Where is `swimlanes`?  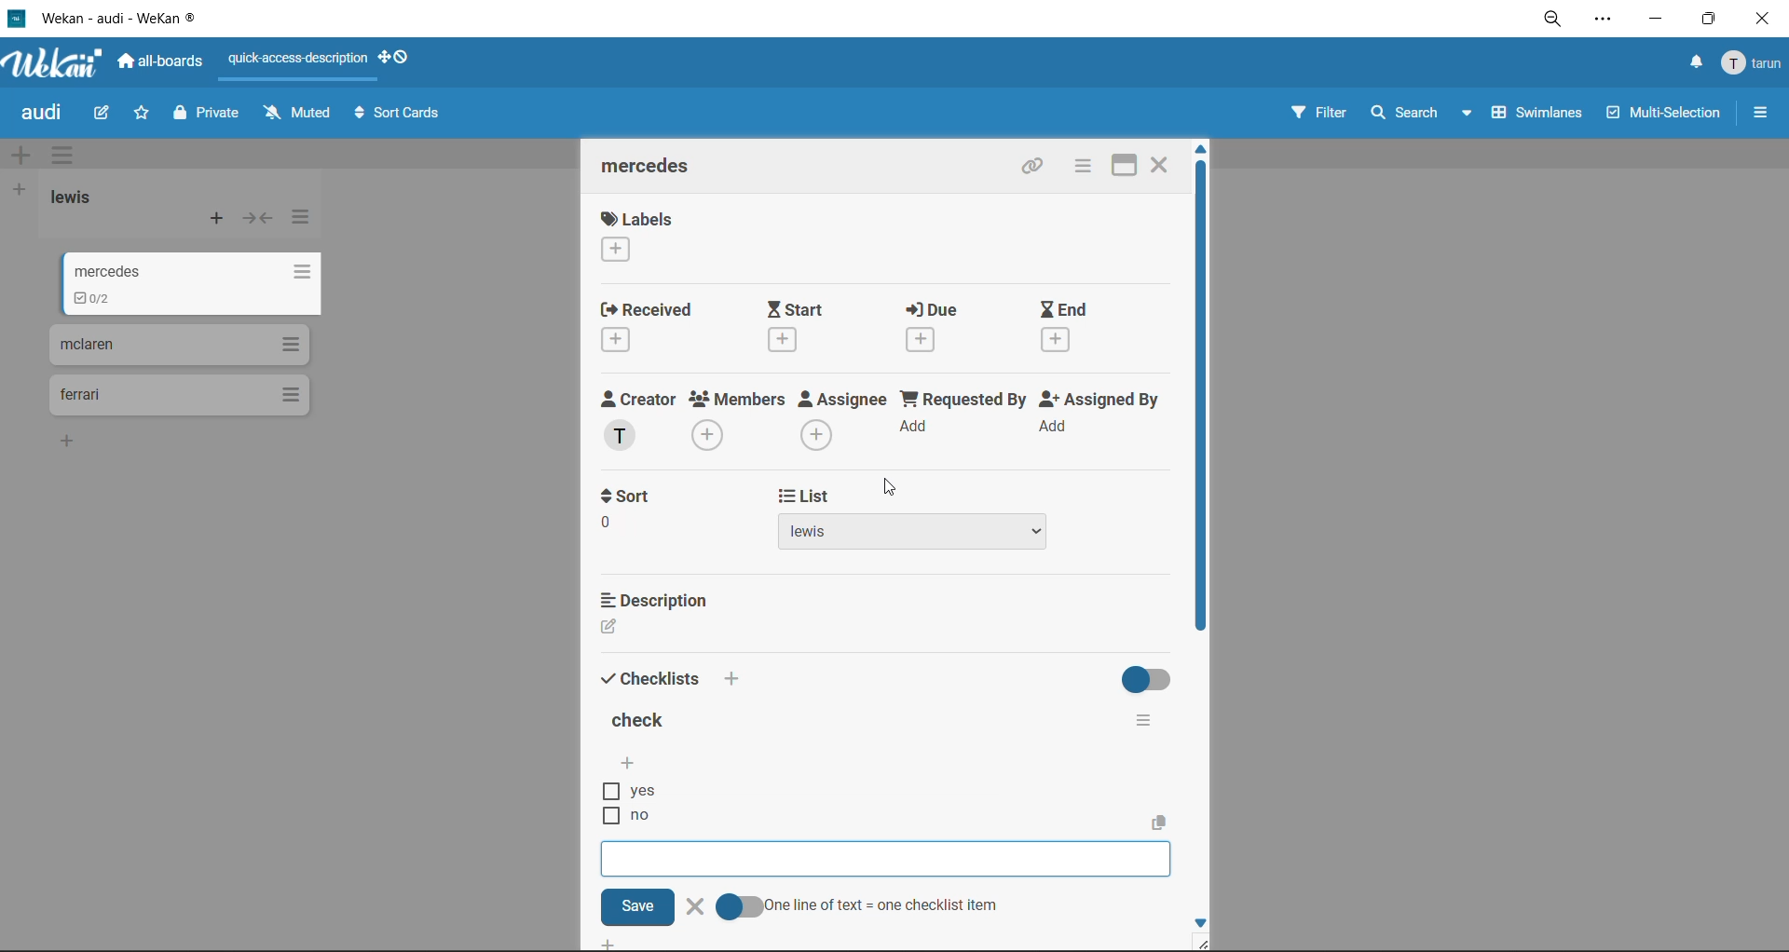
swimlanes is located at coordinates (1540, 116).